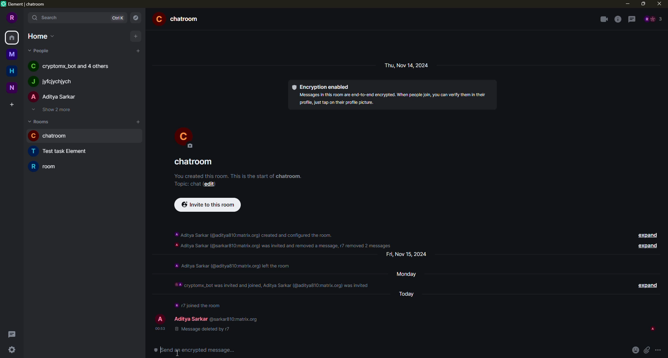  I want to click on room, so click(179, 18).